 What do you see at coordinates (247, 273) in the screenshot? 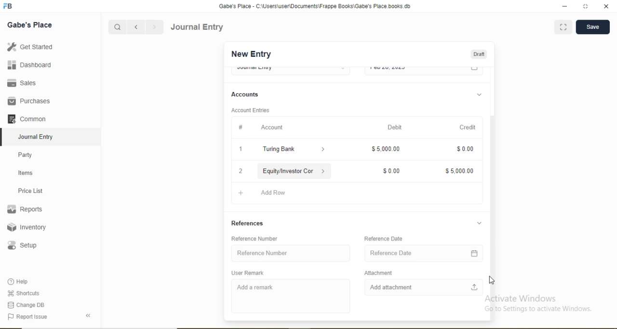
I see `User Remark` at bounding box center [247, 273].